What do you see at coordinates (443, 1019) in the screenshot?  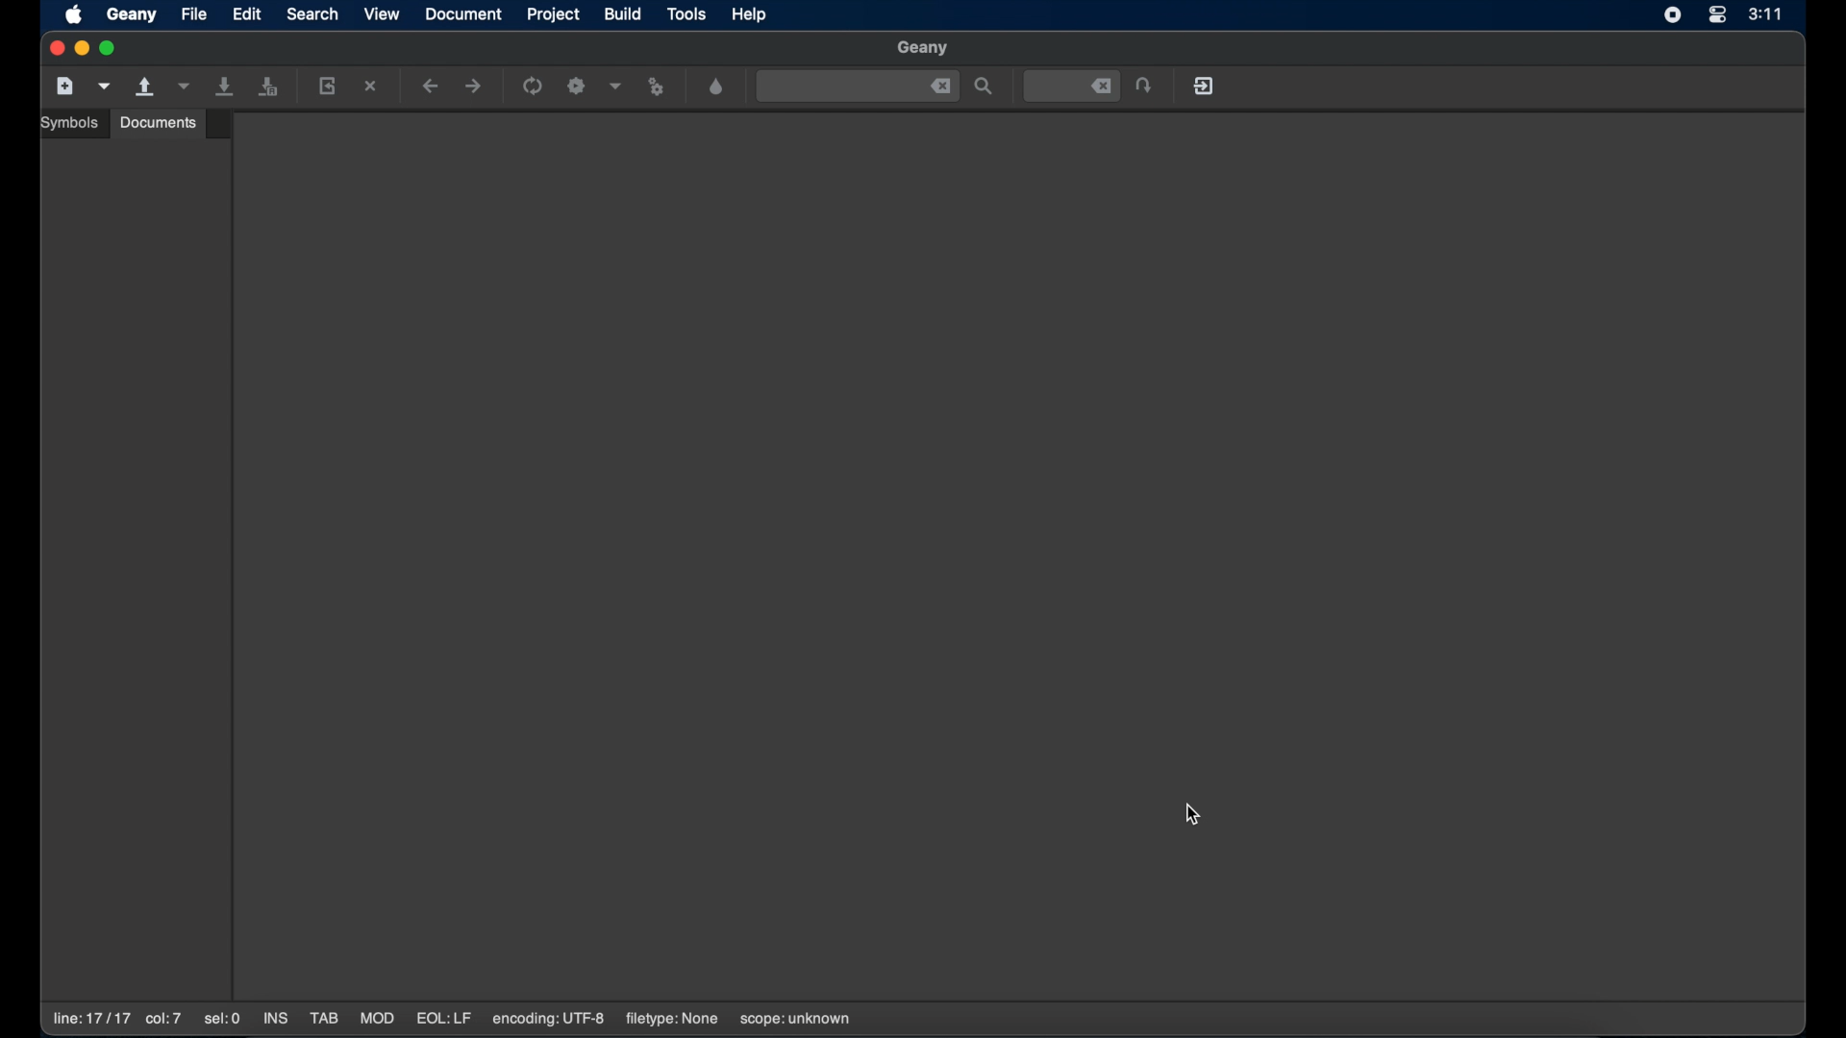 I see `EQL:LF` at bounding box center [443, 1019].